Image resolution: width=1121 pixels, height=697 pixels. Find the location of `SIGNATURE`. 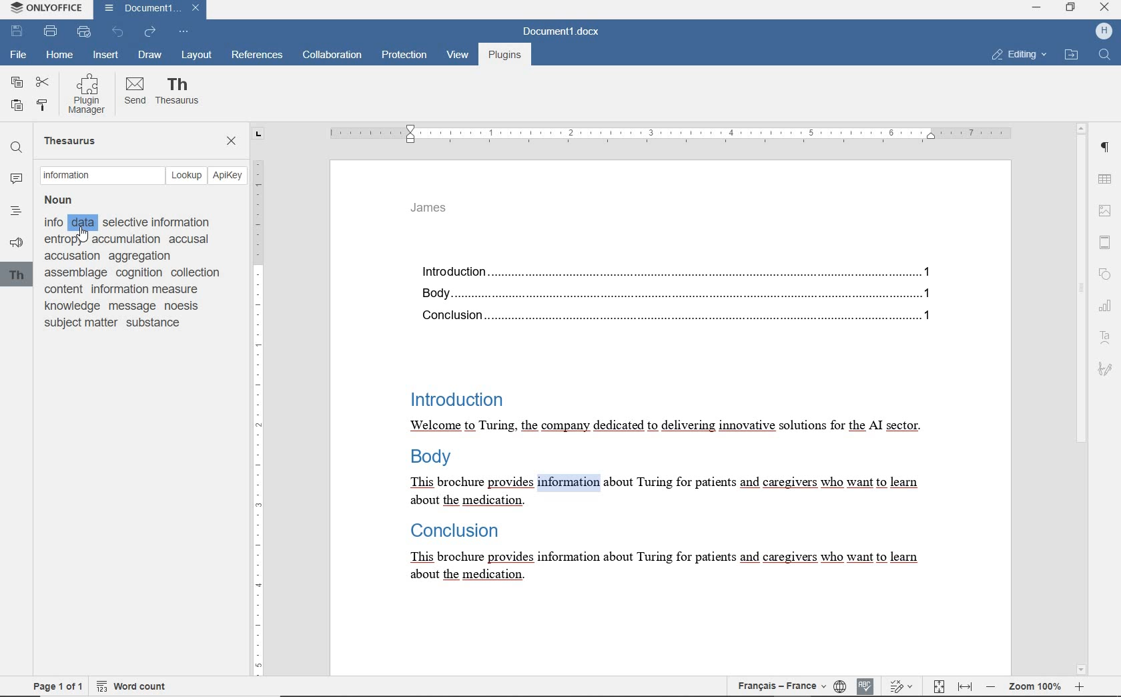

SIGNATURE is located at coordinates (1106, 369).